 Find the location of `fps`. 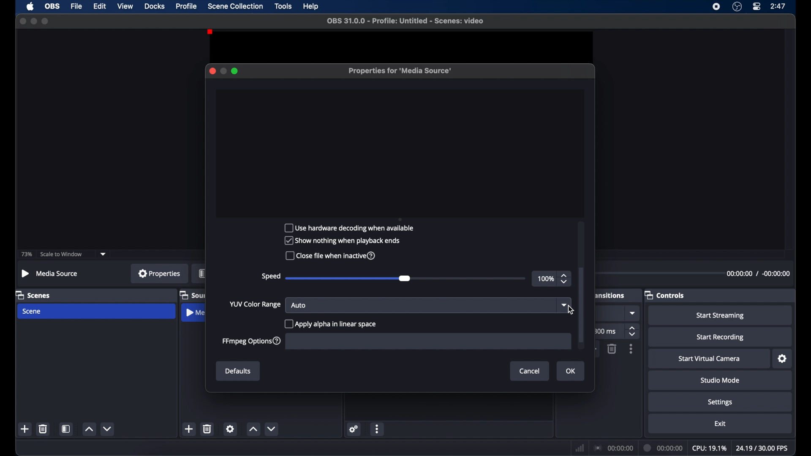

fps is located at coordinates (762, 448).